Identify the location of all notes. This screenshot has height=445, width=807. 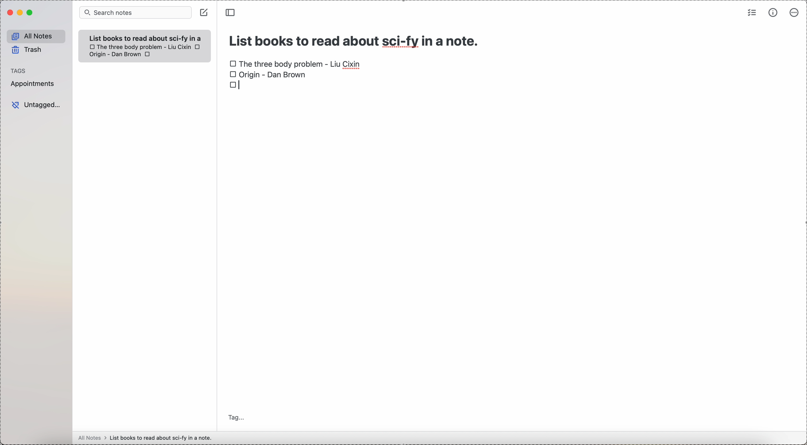
(34, 35).